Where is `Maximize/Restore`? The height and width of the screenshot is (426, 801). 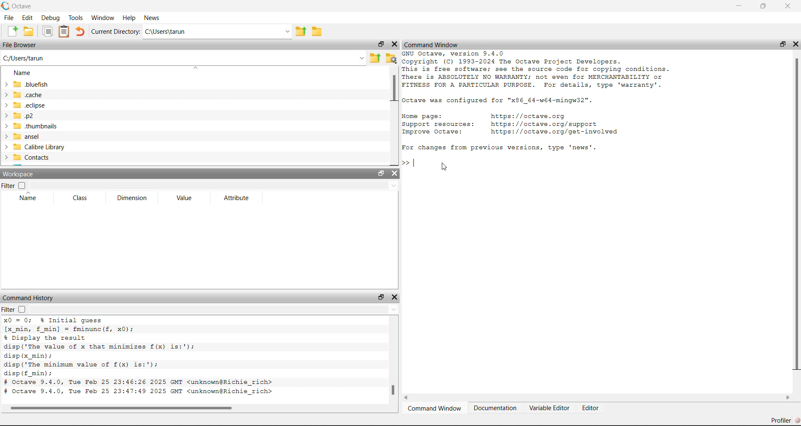
Maximize/Restore is located at coordinates (381, 173).